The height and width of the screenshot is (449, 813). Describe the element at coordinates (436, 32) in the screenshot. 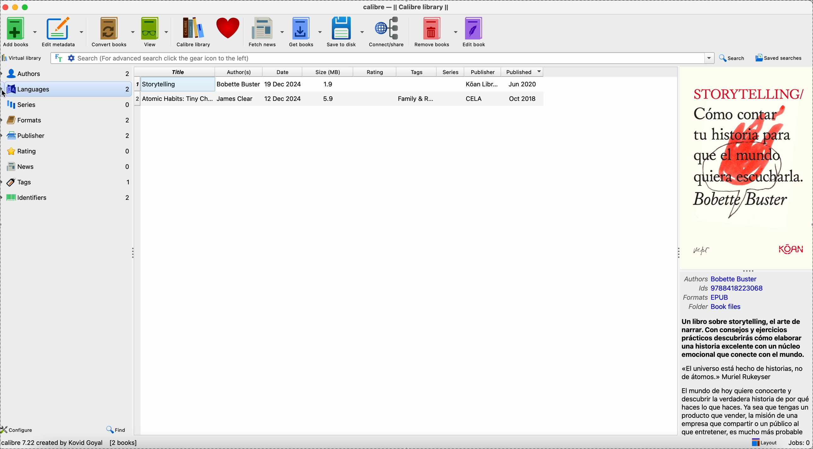

I see `remove books` at that location.